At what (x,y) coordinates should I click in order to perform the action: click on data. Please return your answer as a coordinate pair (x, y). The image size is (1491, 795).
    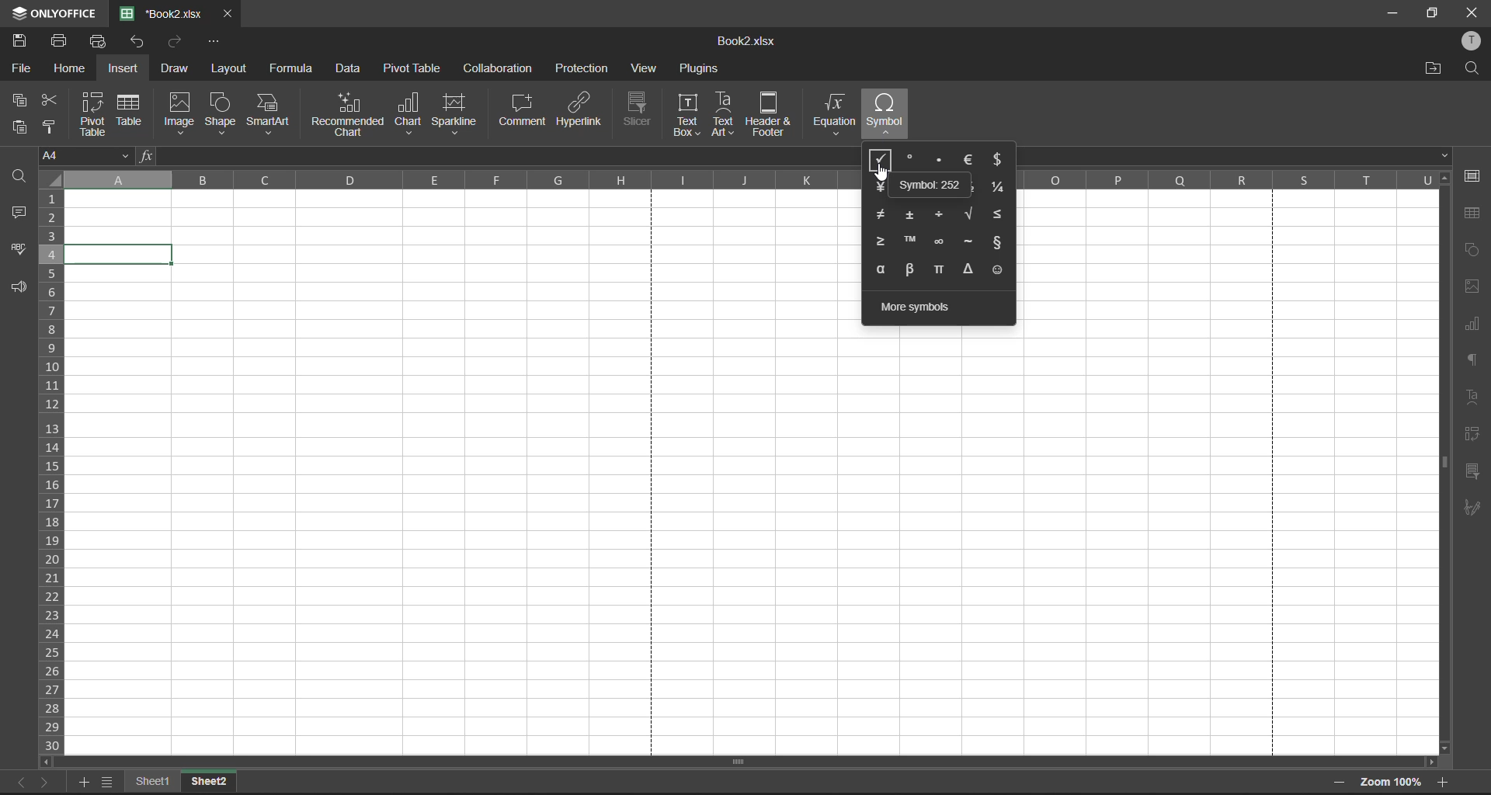
    Looking at the image, I should click on (347, 68).